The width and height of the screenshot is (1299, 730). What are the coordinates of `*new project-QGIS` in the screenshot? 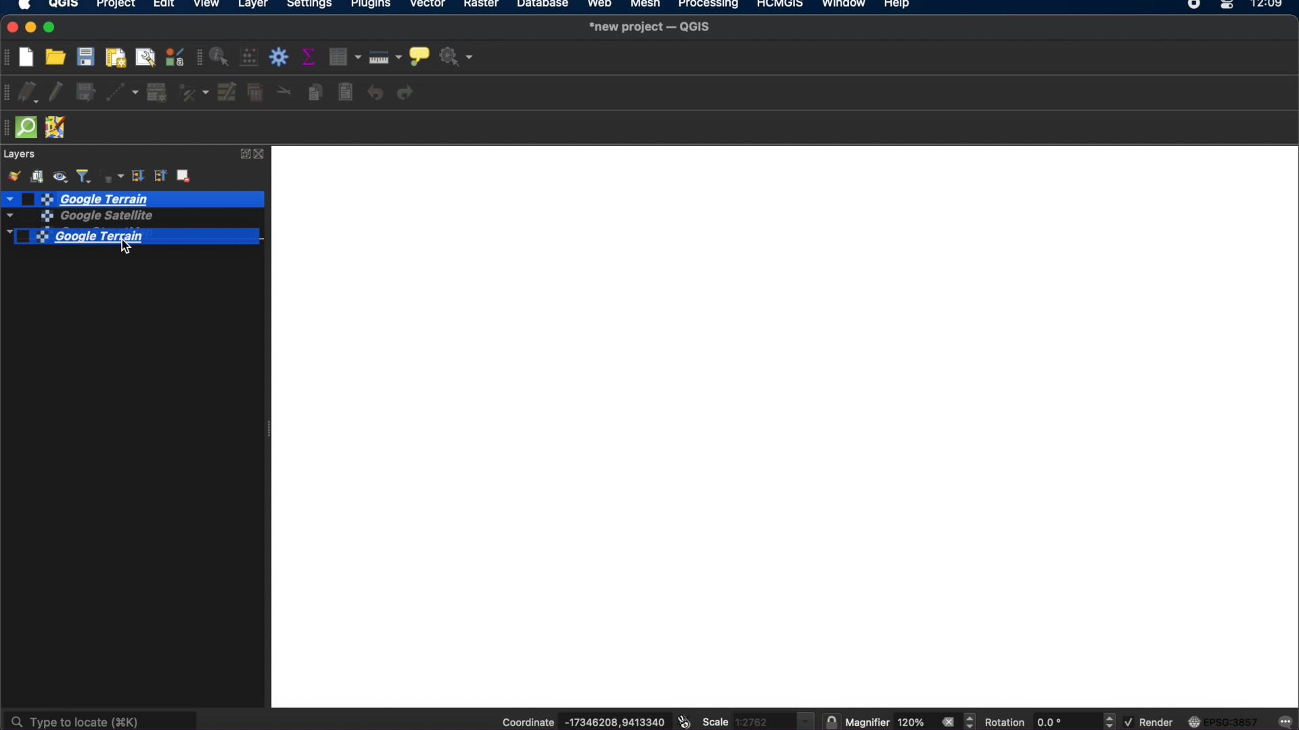 It's located at (651, 28).